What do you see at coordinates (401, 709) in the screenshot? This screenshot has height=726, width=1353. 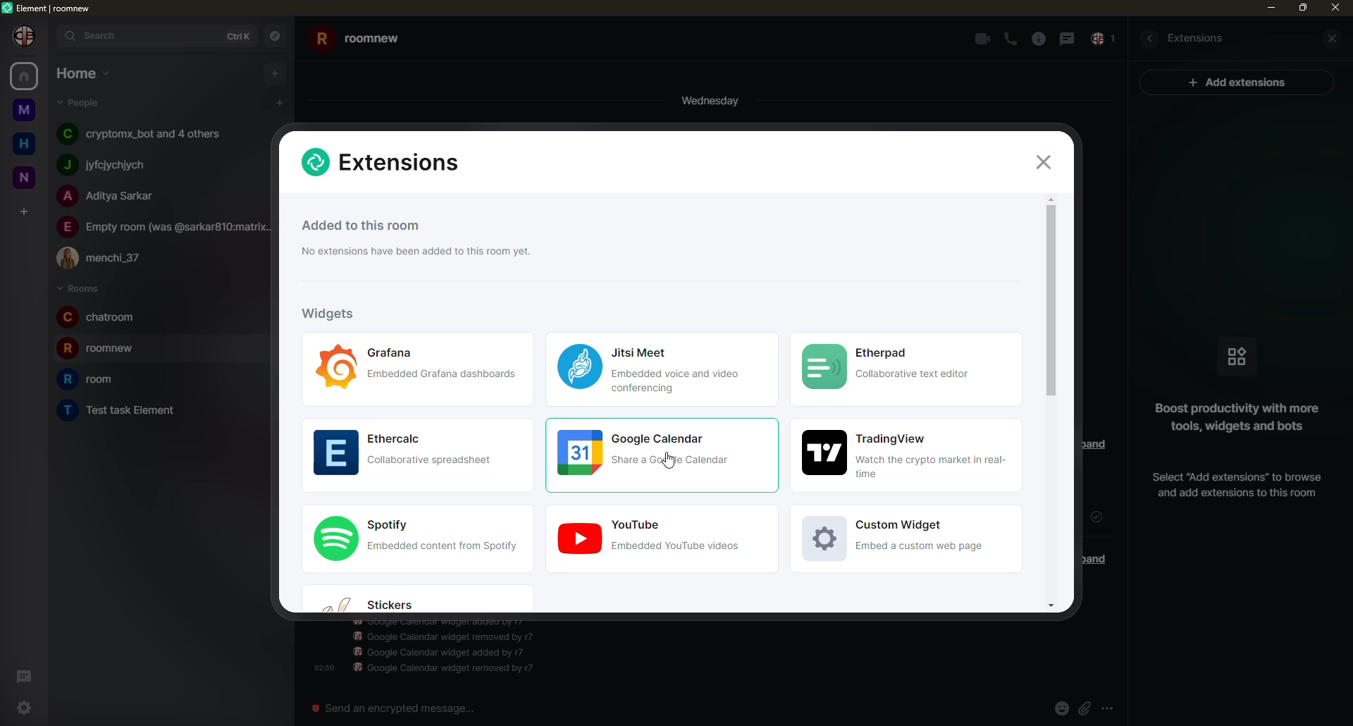 I see `send an emergency message` at bounding box center [401, 709].